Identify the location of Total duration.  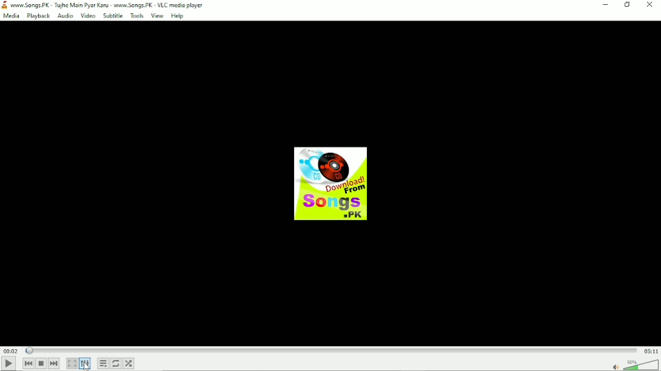
(651, 351).